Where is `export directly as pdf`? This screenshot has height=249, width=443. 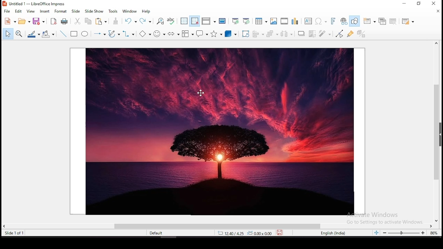
export directly as pdf is located at coordinates (53, 21).